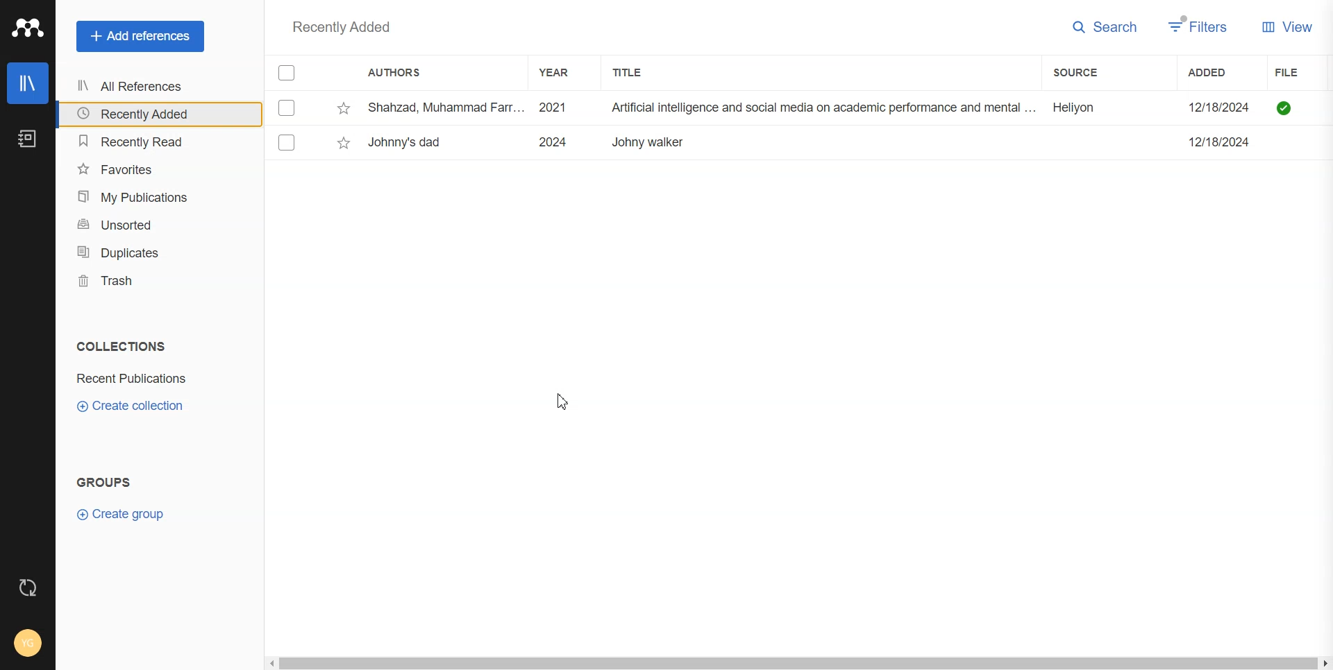 The image size is (1333, 670). I want to click on file available, so click(1284, 108).